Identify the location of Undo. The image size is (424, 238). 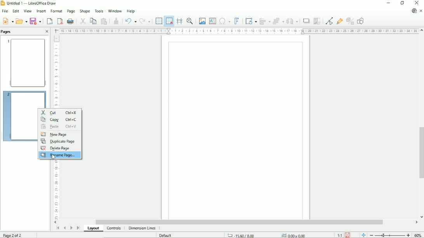
(130, 21).